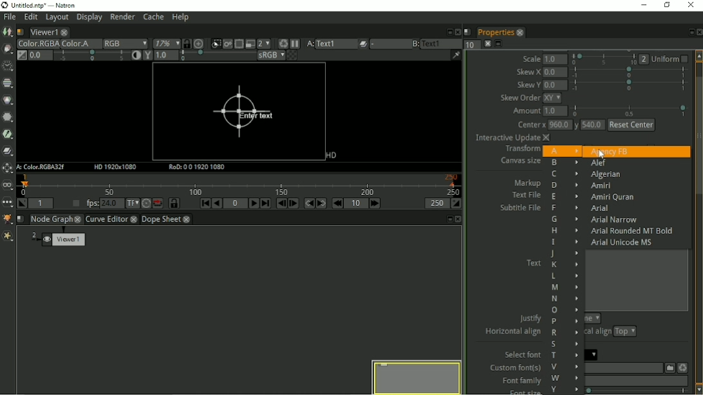  I want to click on Text, so click(533, 262).